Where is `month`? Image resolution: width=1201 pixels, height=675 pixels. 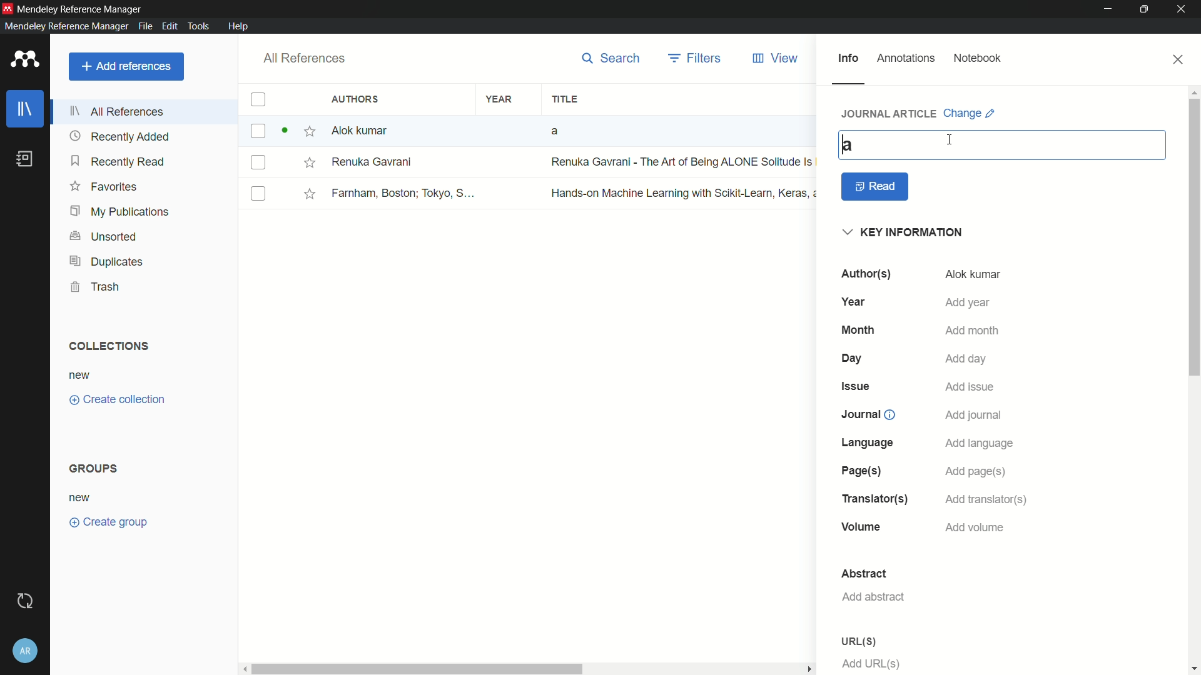
month is located at coordinates (858, 330).